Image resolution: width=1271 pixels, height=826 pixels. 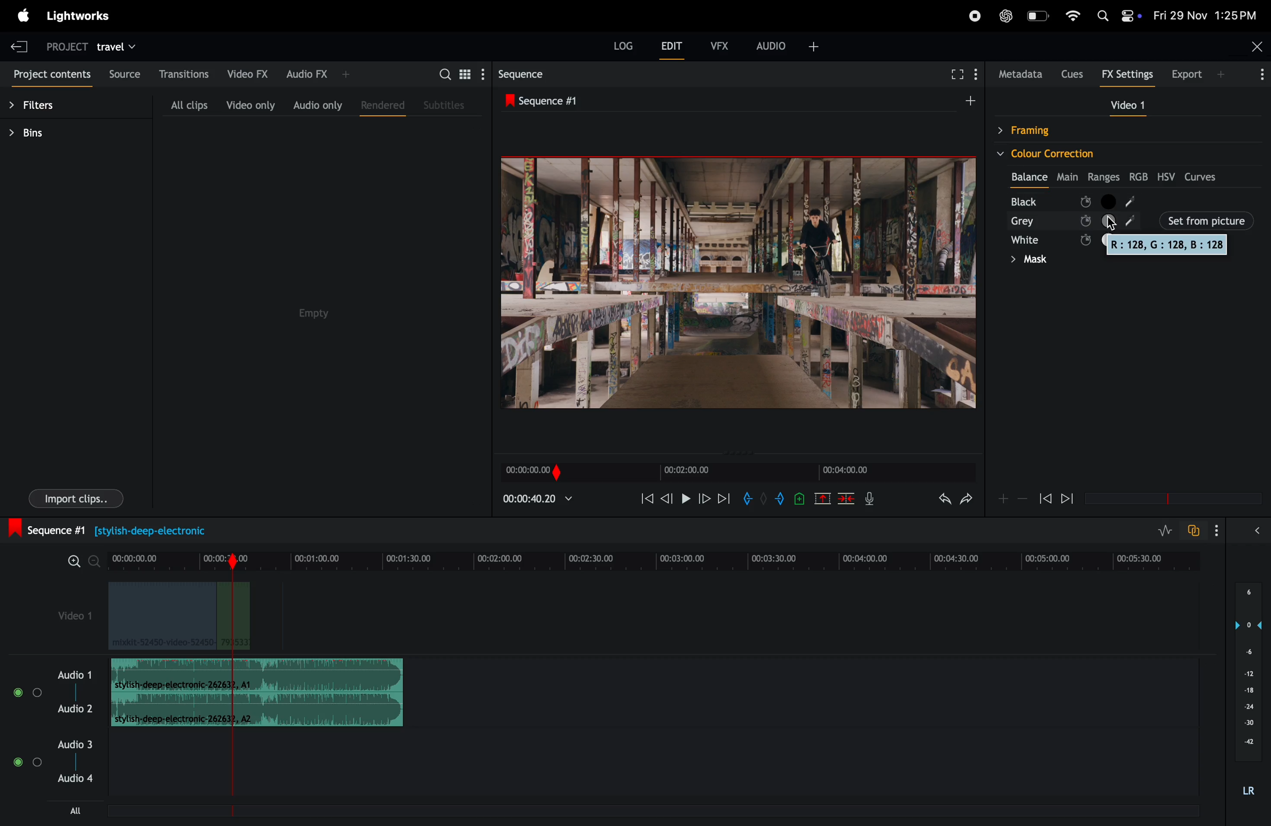 I want to click on vfx, so click(x=720, y=44).